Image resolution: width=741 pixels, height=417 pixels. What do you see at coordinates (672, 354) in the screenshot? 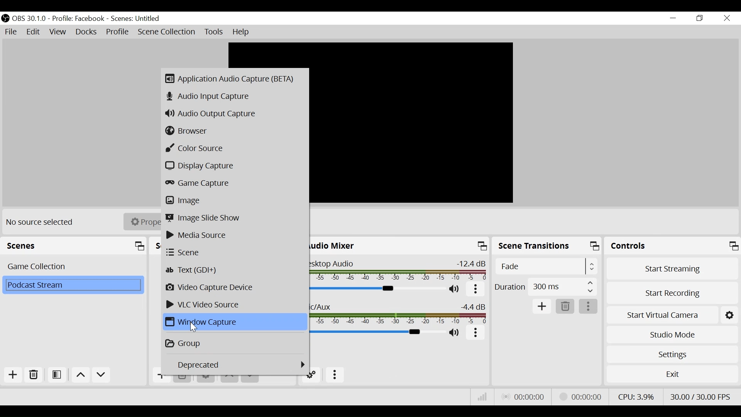
I see `Settings` at bounding box center [672, 354].